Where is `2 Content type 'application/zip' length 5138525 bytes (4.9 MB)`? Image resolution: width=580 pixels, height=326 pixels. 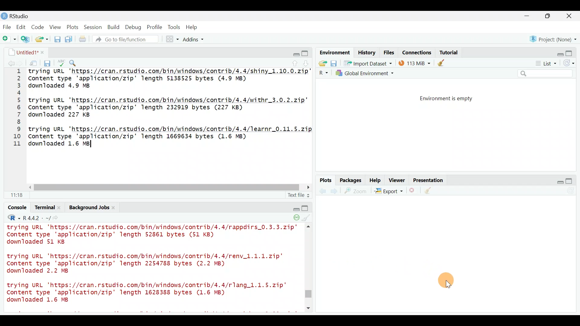
2 Content type 'application/zip' length 5138525 bytes (4.9 MB) is located at coordinates (133, 78).